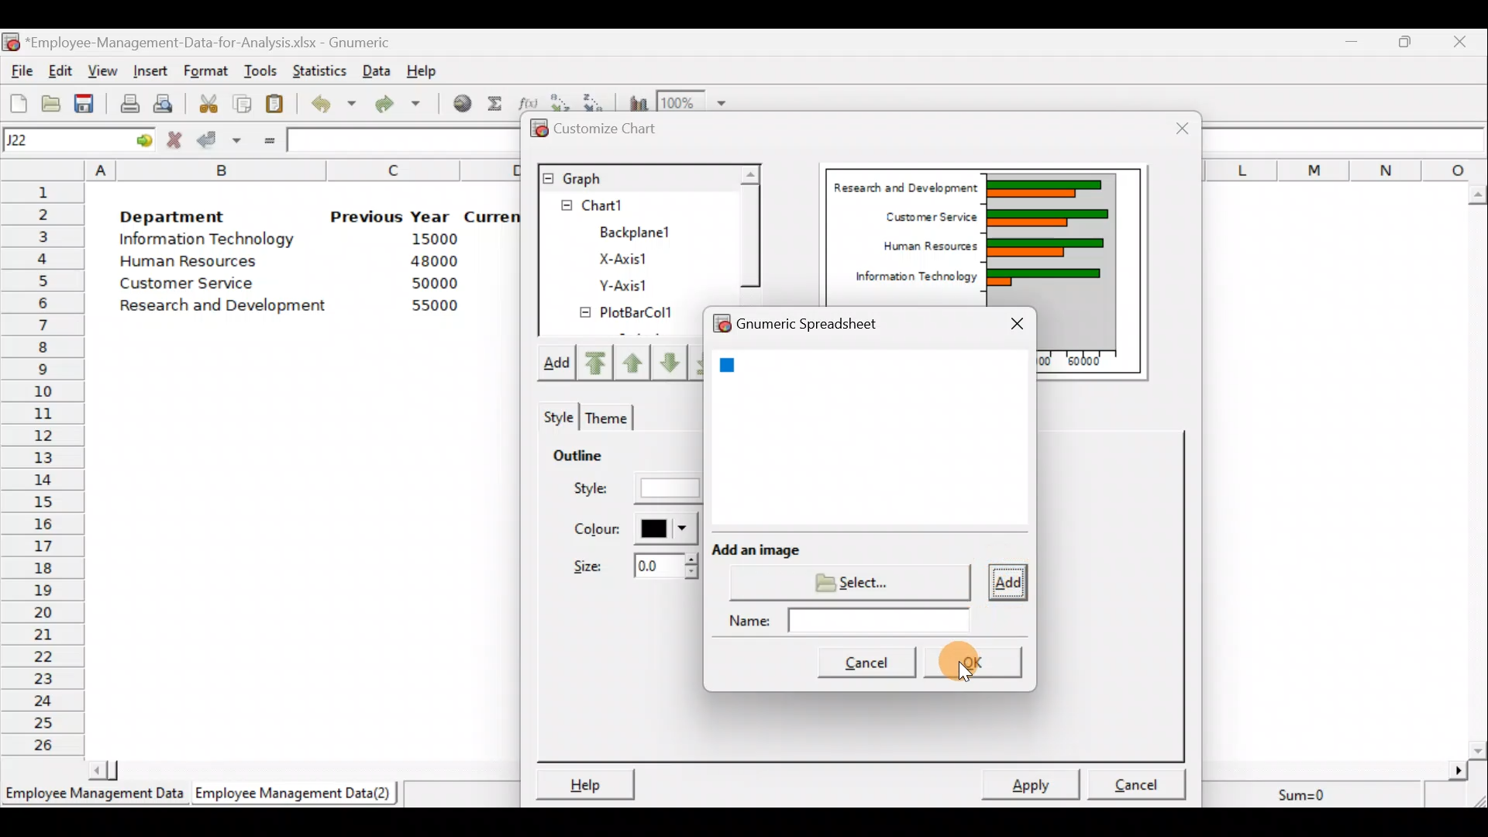 The height and width of the screenshot is (837, 1488). Describe the element at coordinates (164, 103) in the screenshot. I see `Print preview` at that location.